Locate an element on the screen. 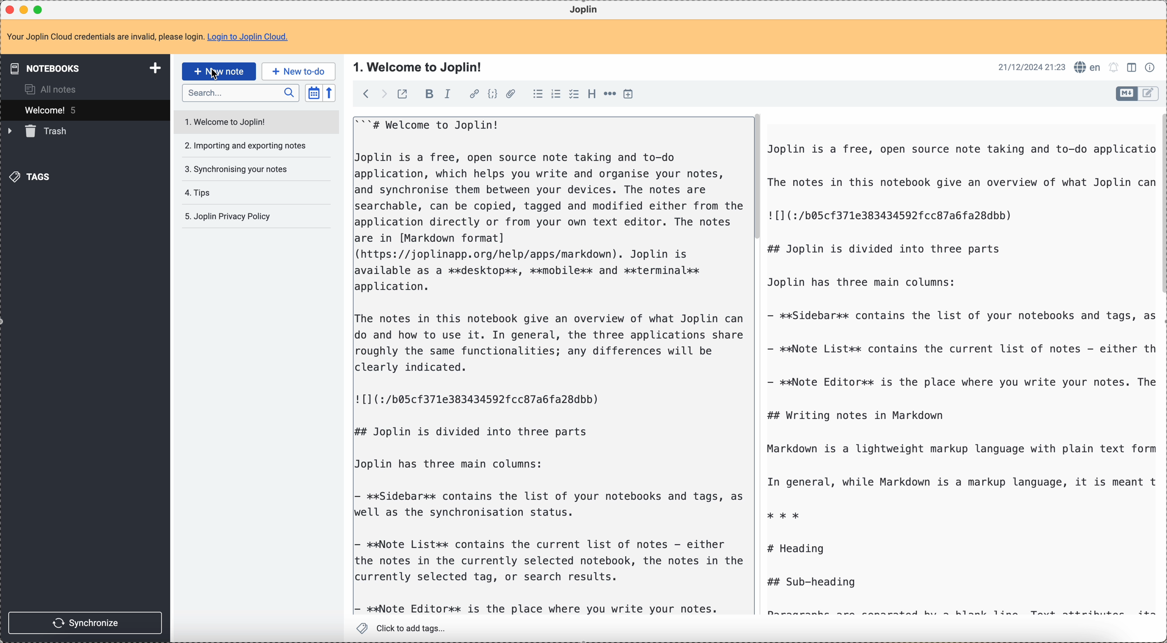 The image size is (1167, 643). scroll bar is located at coordinates (757, 178).